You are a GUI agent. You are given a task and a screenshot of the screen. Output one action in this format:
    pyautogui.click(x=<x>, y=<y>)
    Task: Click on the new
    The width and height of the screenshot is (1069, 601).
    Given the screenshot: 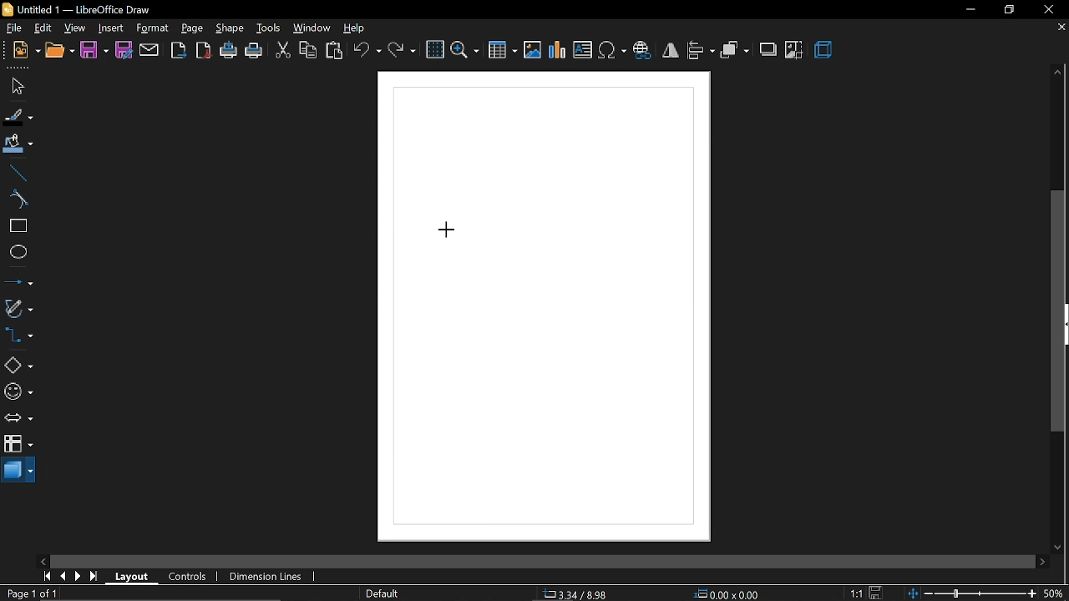 What is the action you would take?
    pyautogui.click(x=25, y=51)
    